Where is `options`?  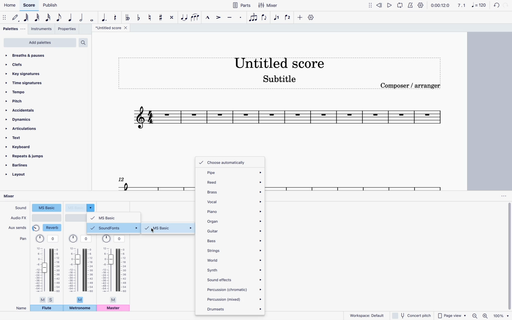 options is located at coordinates (501, 196).